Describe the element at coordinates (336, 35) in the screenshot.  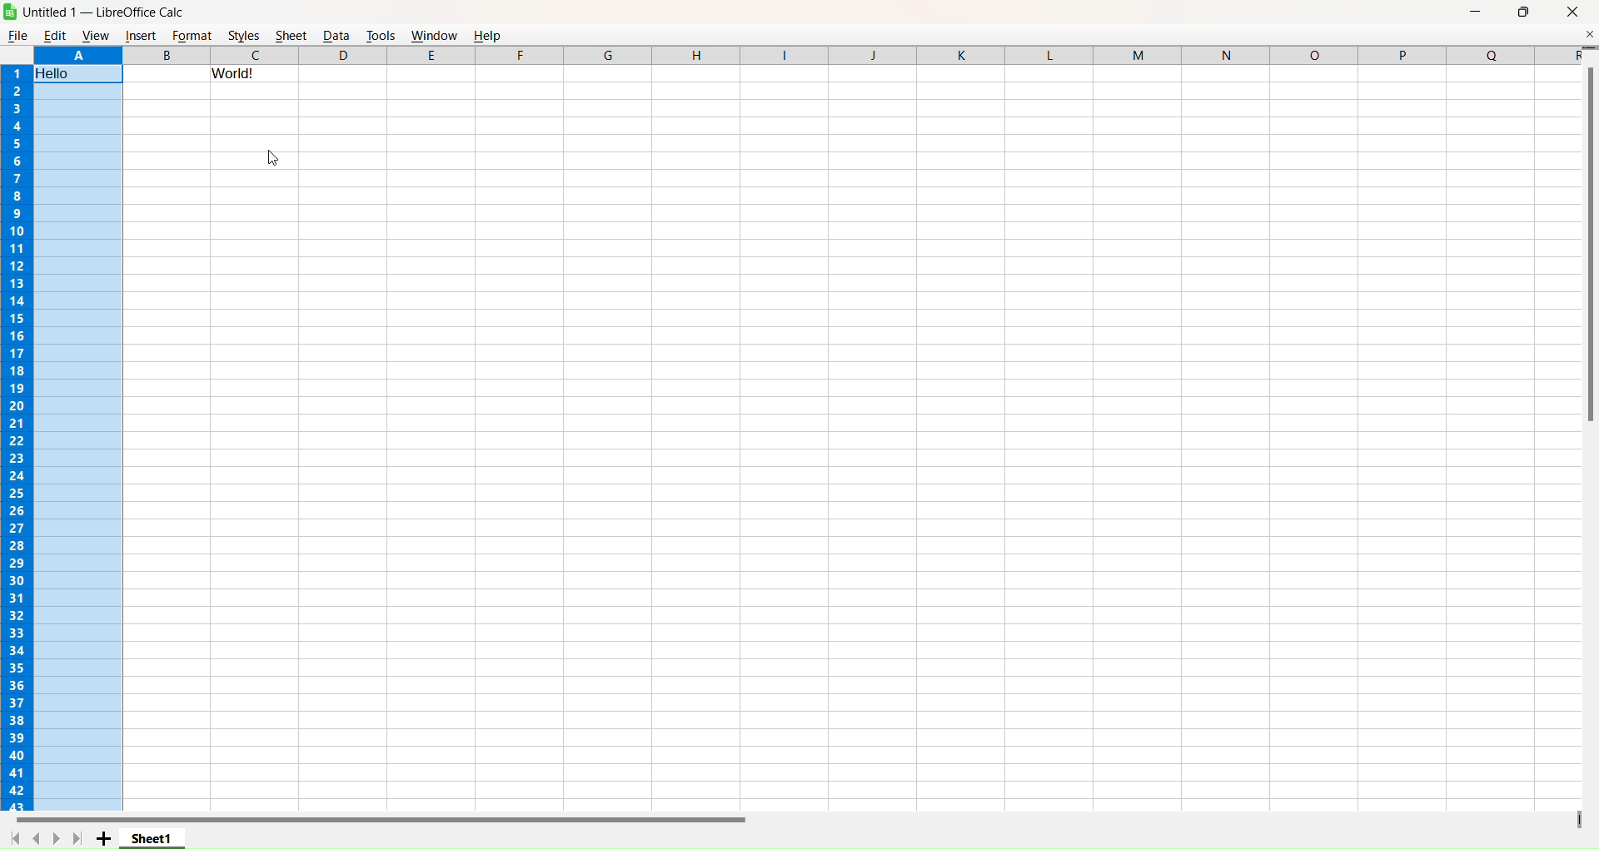
I see `Data` at that location.